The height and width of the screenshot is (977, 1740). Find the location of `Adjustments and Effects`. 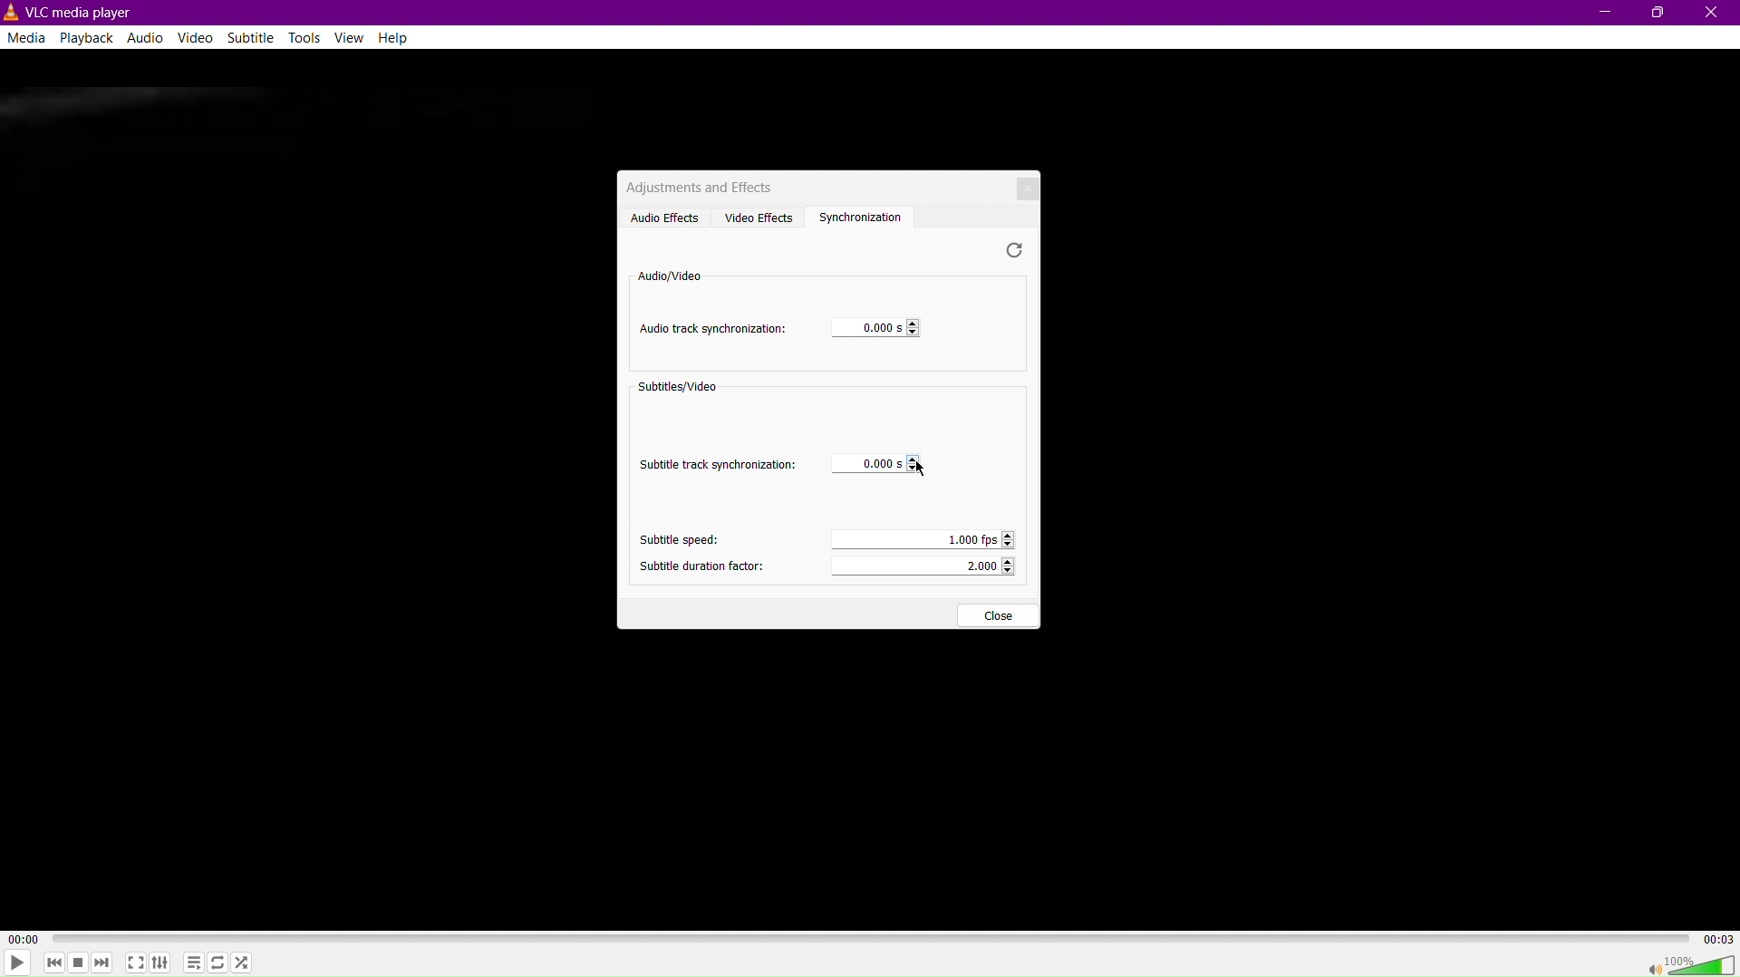

Adjustments and Effects is located at coordinates (700, 186).